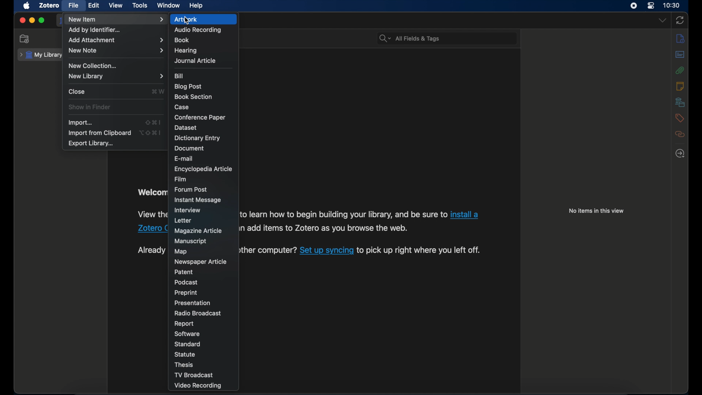 Image resolution: width=702 pixels, height=395 pixels. Describe the element at coordinates (191, 241) in the screenshot. I see `manuscript` at that location.